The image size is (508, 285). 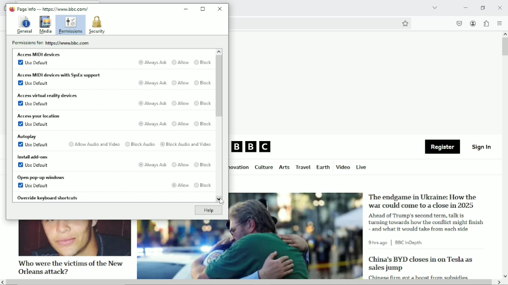 What do you see at coordinates (36, 164) in the screenshot?
I see `Use Default` at bounding box center [36, 164].